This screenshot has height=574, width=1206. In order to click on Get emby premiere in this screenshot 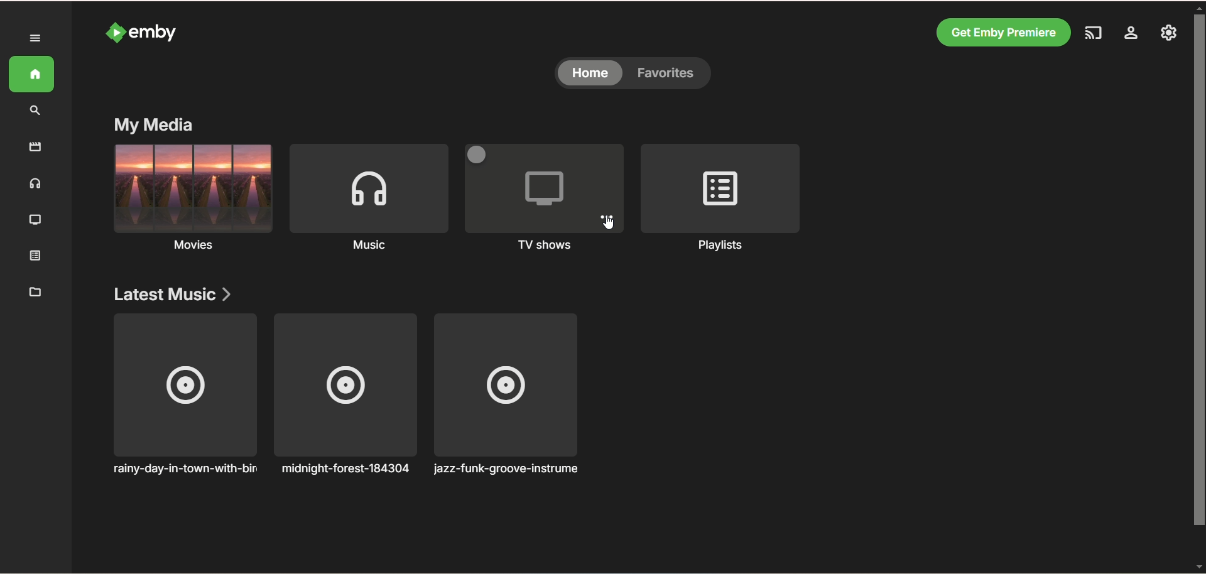, I will do `click(1002, 32)`.